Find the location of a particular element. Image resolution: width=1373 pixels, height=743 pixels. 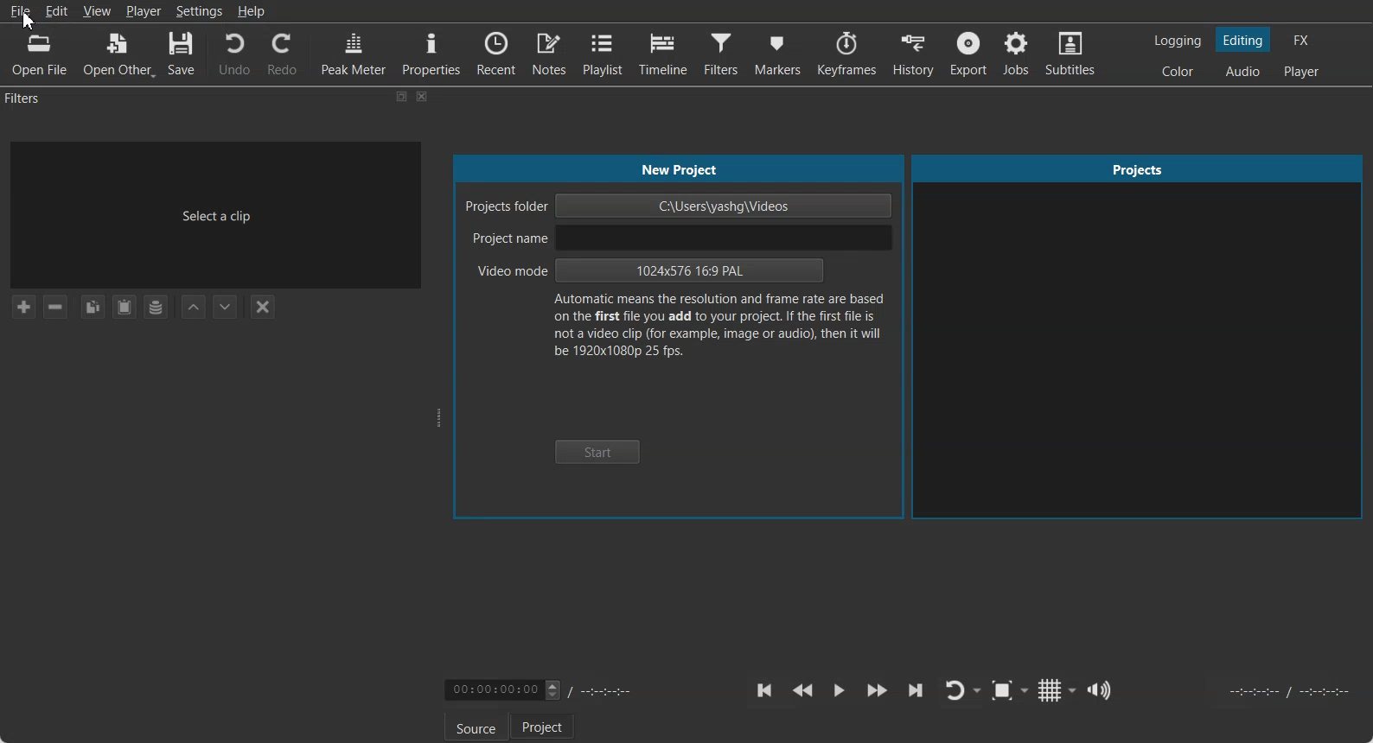

Subtitles is located at coordinates (1072, 54).